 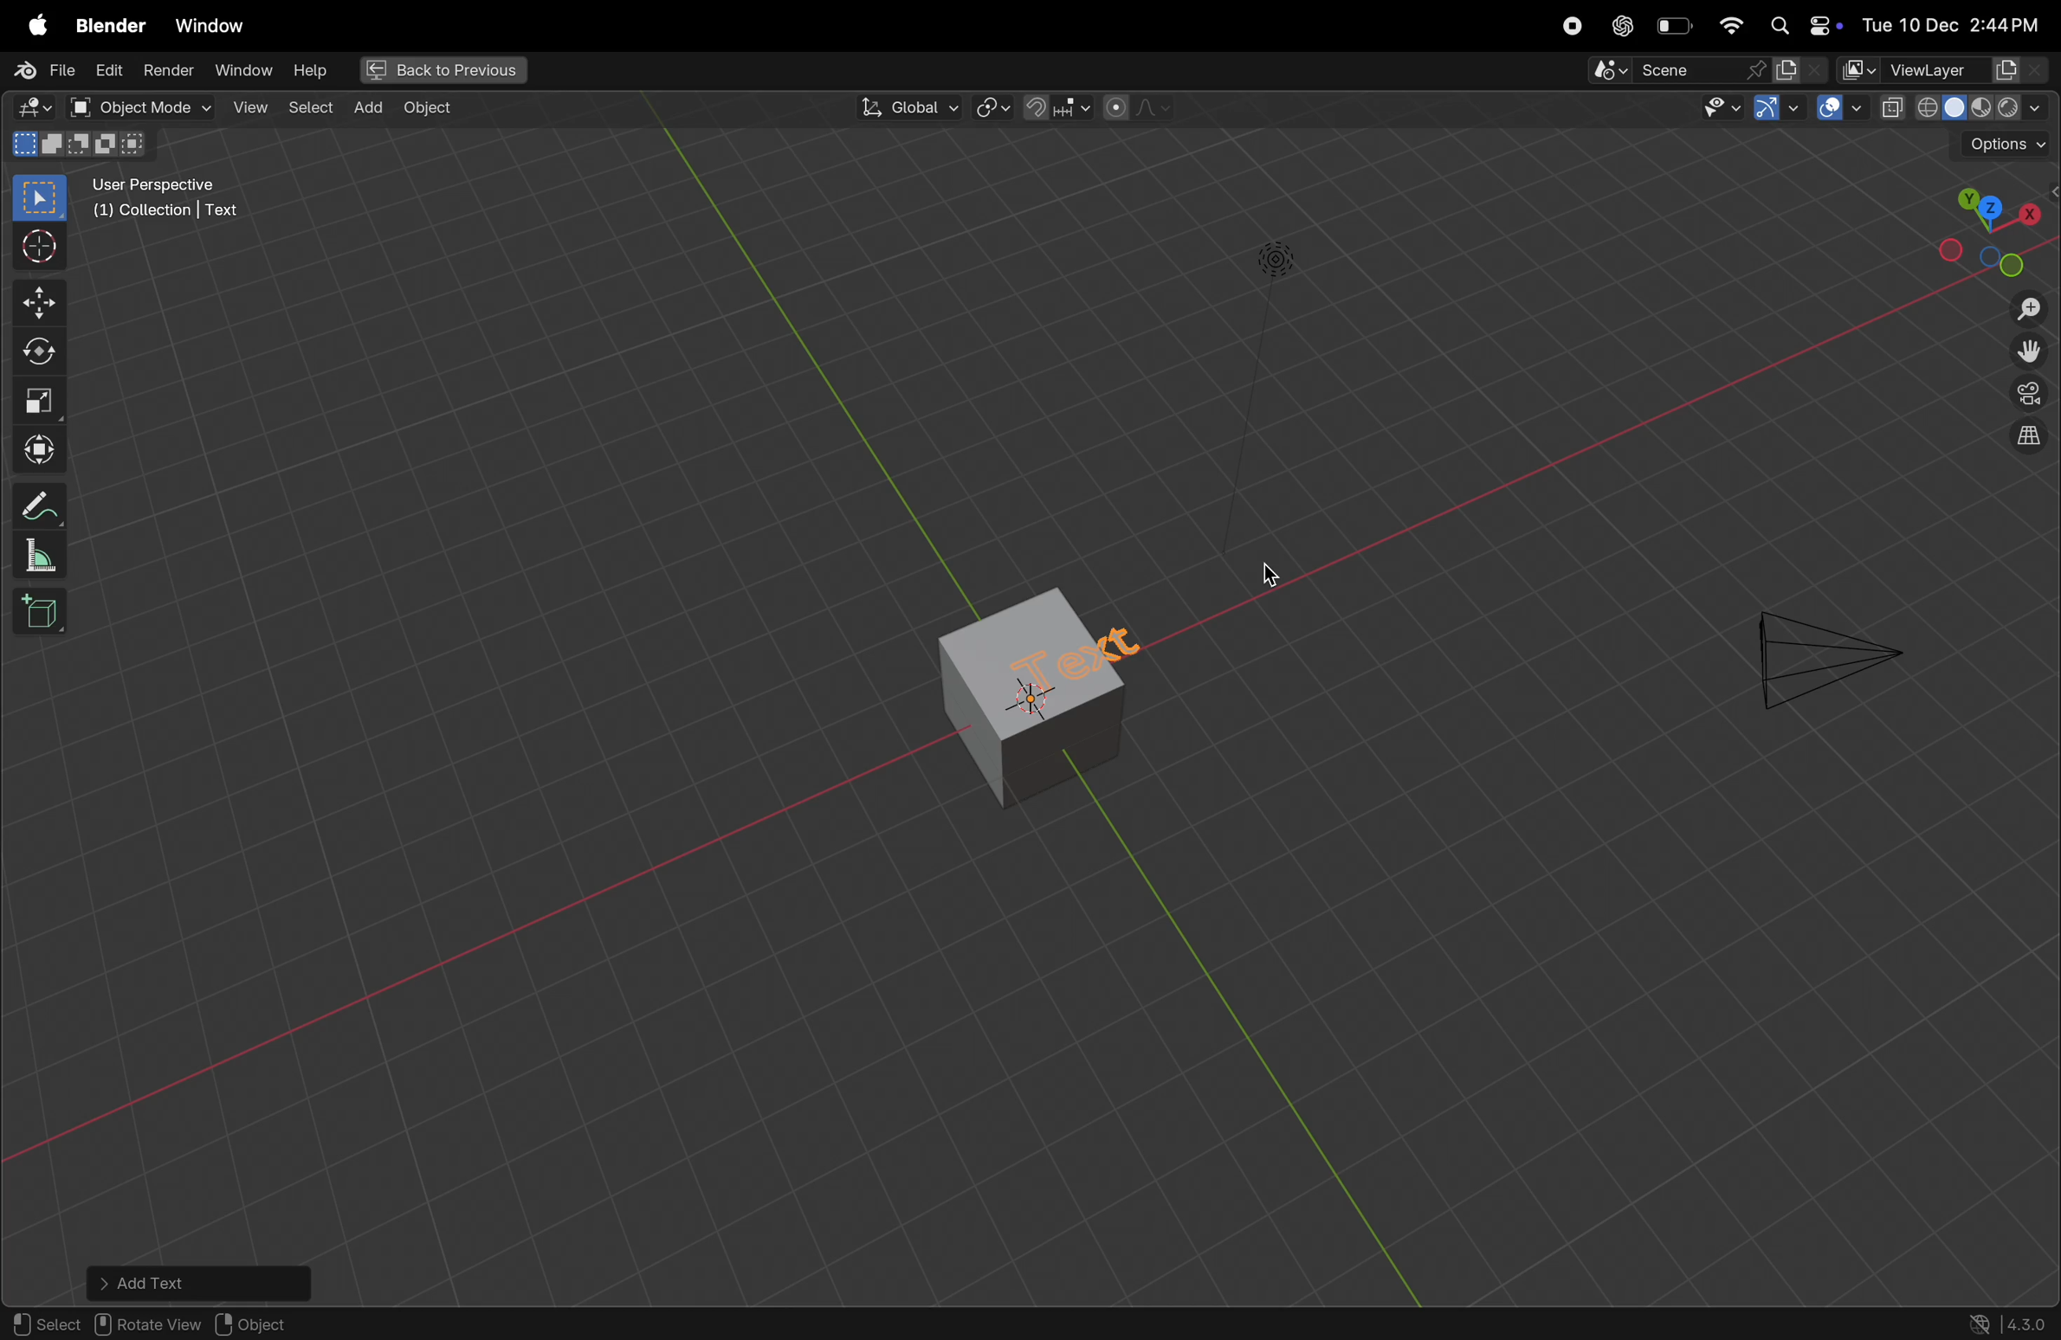 What do you see at coordinates (36, 106) in the screenshot?
I see `edit mode` at bounding box center [36, 106].